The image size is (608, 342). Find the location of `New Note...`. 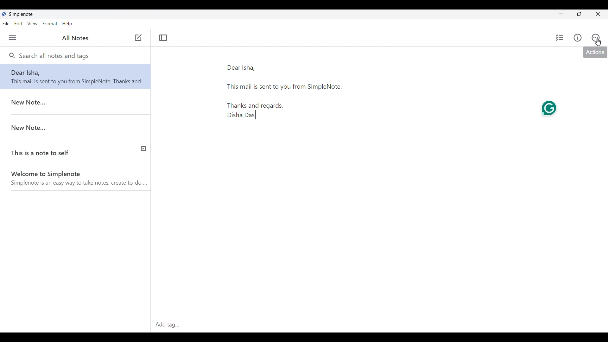

New Note... is located at coordinates (74, 124).